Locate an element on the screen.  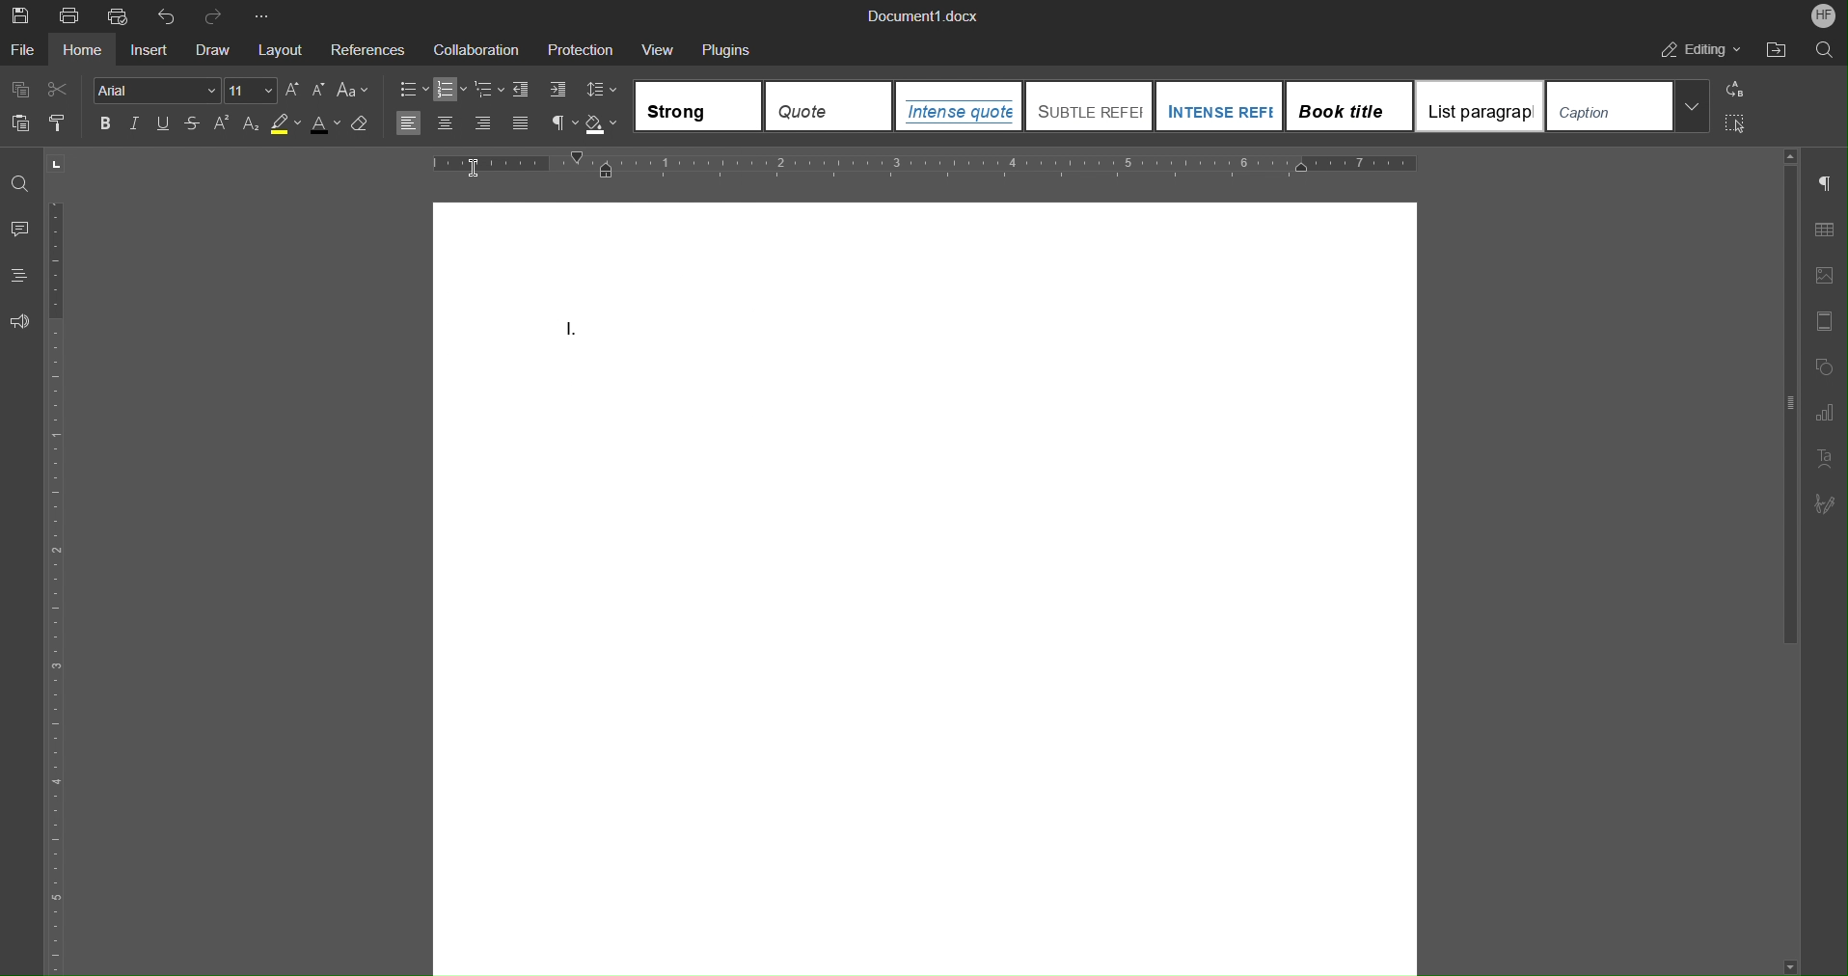
No Spacing is located at coordinates (829, 105).